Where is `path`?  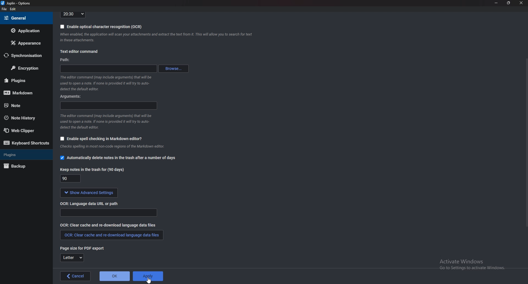 path is located at coordinates (111, 68).